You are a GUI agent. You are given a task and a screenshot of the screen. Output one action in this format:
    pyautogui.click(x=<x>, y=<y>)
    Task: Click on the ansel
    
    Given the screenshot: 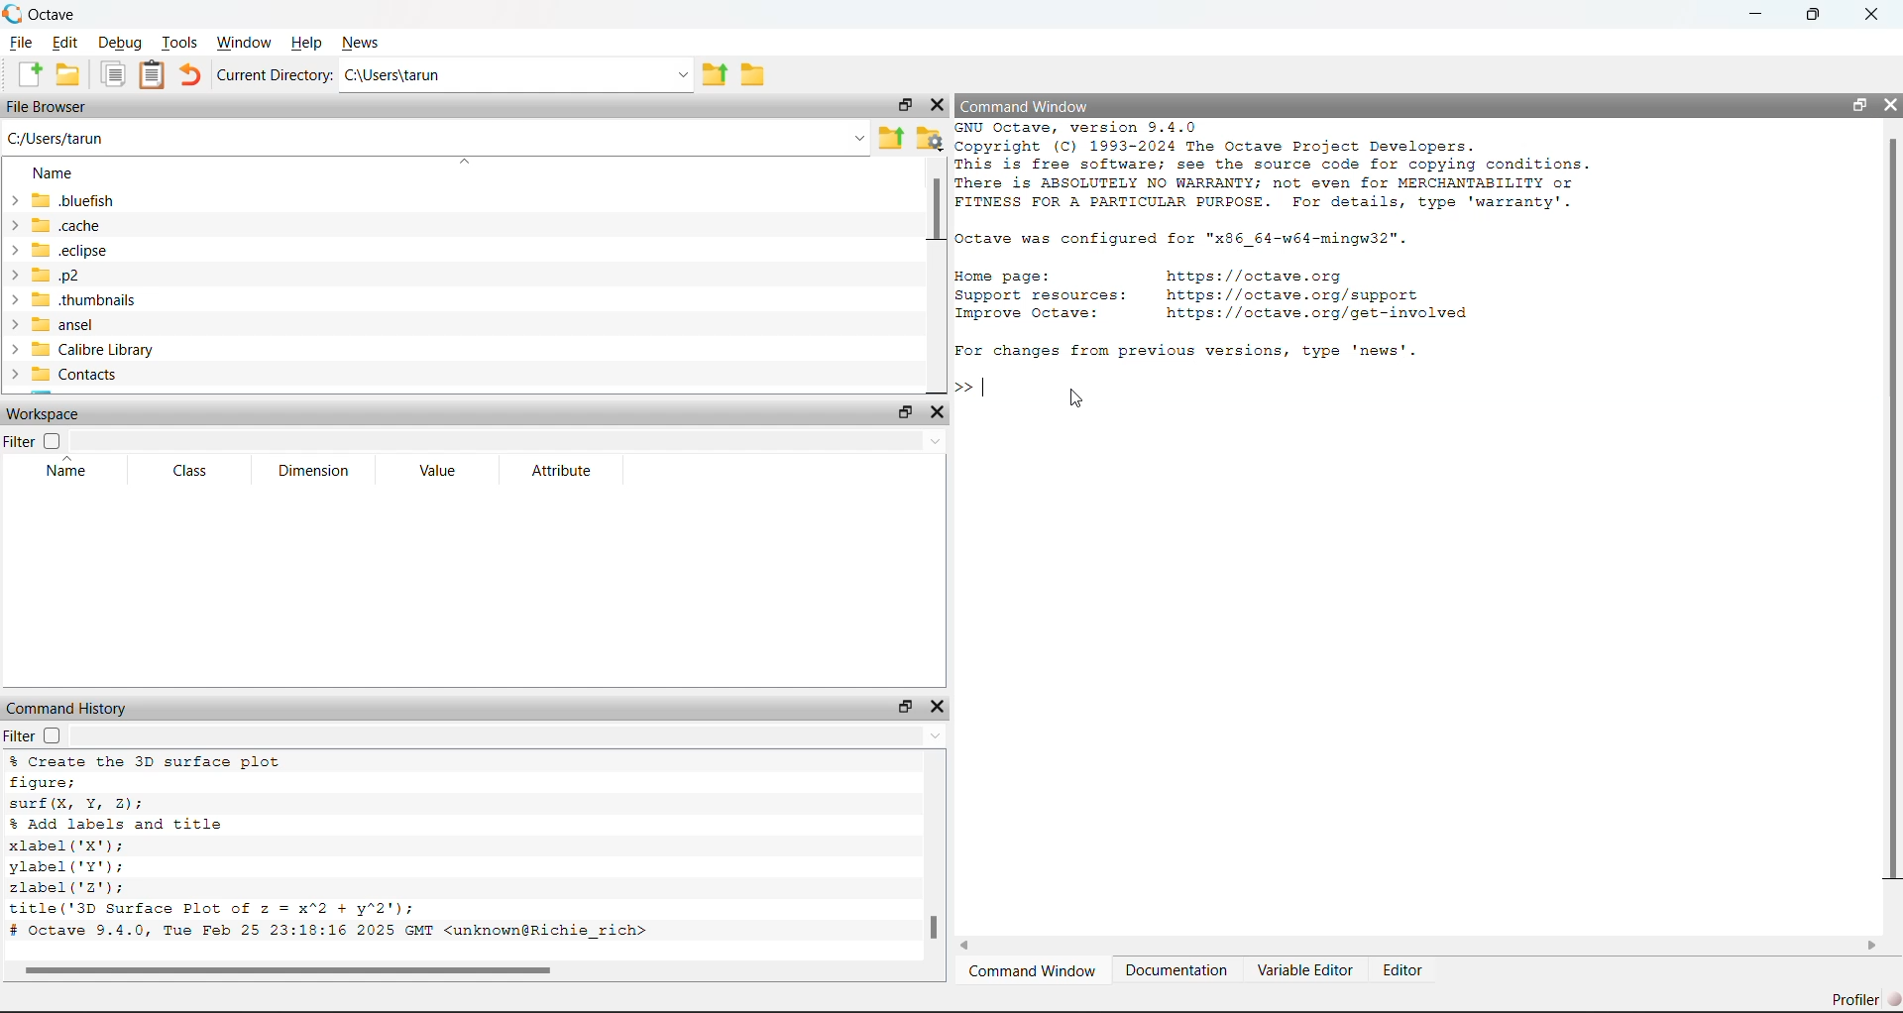 What is the action you would take?
    pyautogui.click(x=59, y=324)
    